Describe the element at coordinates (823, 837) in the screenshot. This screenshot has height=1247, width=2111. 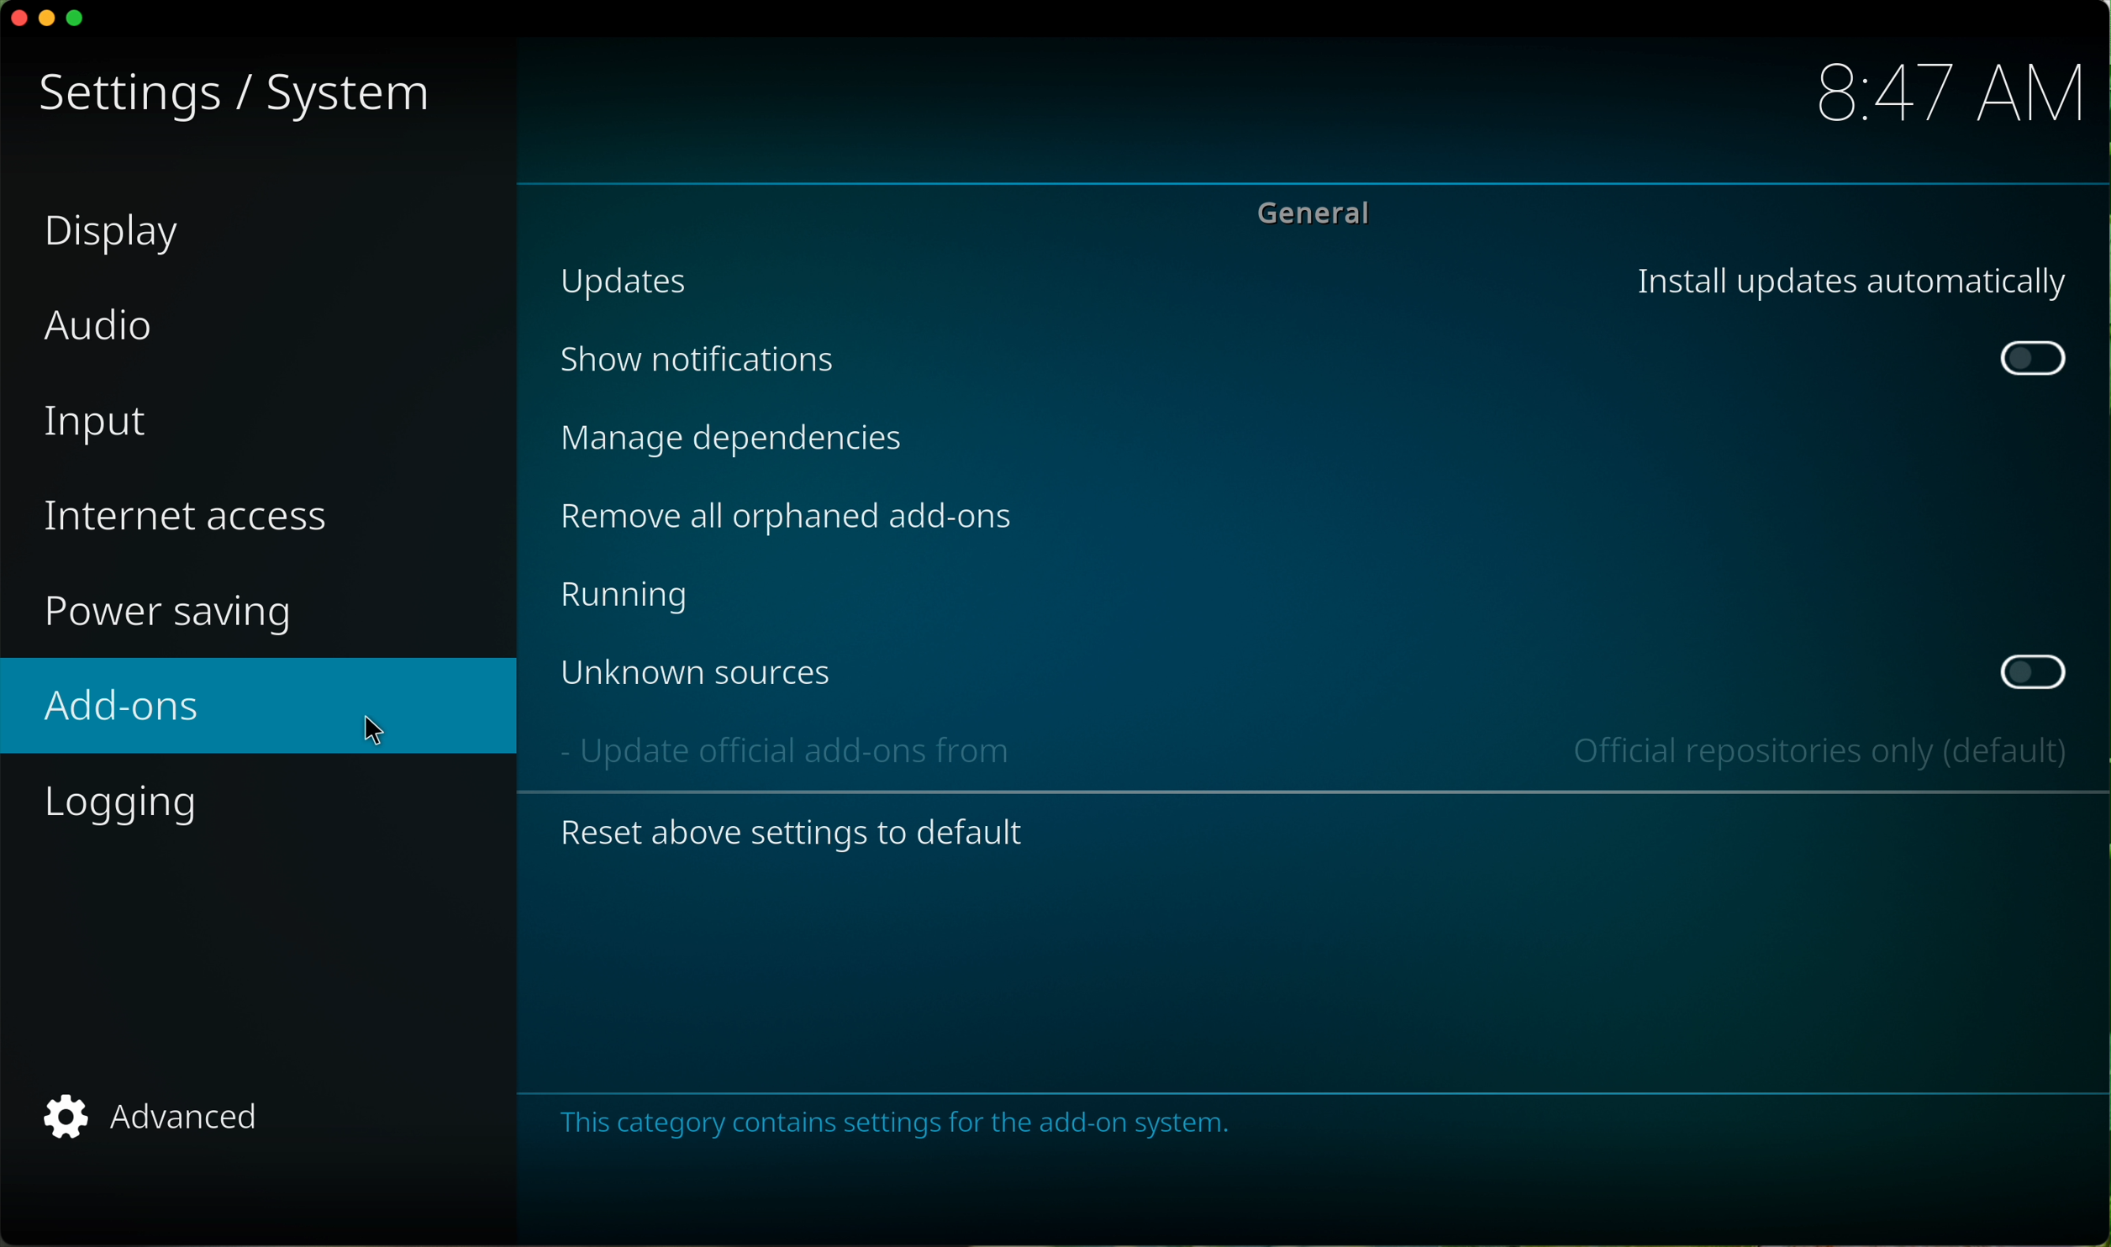
I see `Reset above settings to default` at that location.